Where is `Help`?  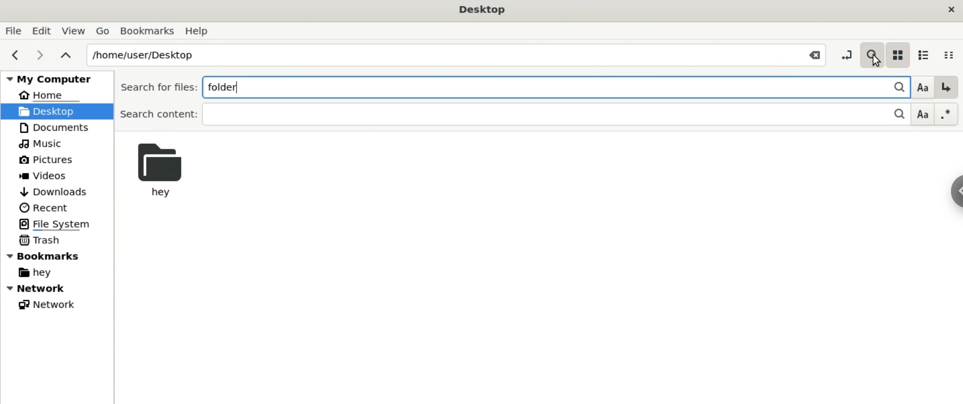 Help is located at coordinates (199, 30).